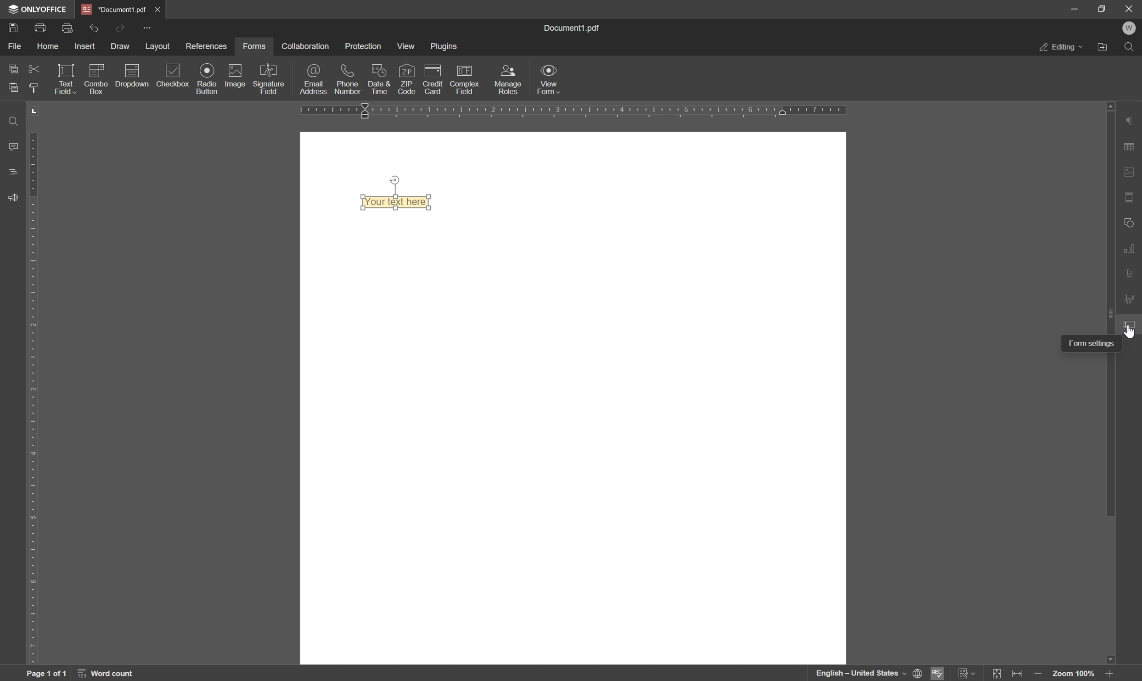  Describe the element at coordinates (861, 673) in the screenshot. I see `english - united states` at that location.